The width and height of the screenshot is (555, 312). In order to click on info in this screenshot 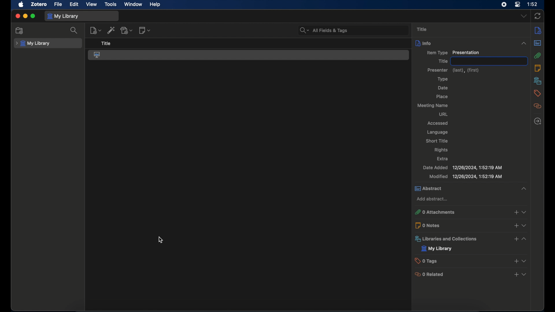, I will do `click(471, 43)`.